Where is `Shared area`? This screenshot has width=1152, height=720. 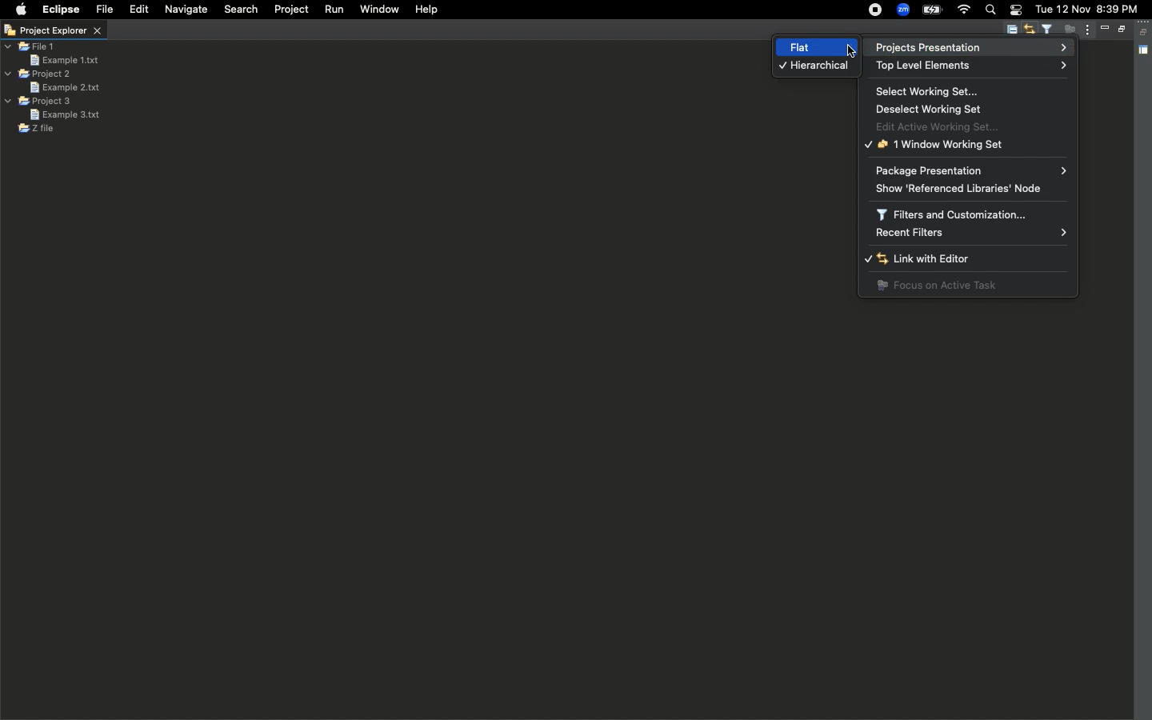 Shared area is located at coordinates (1145, 51).